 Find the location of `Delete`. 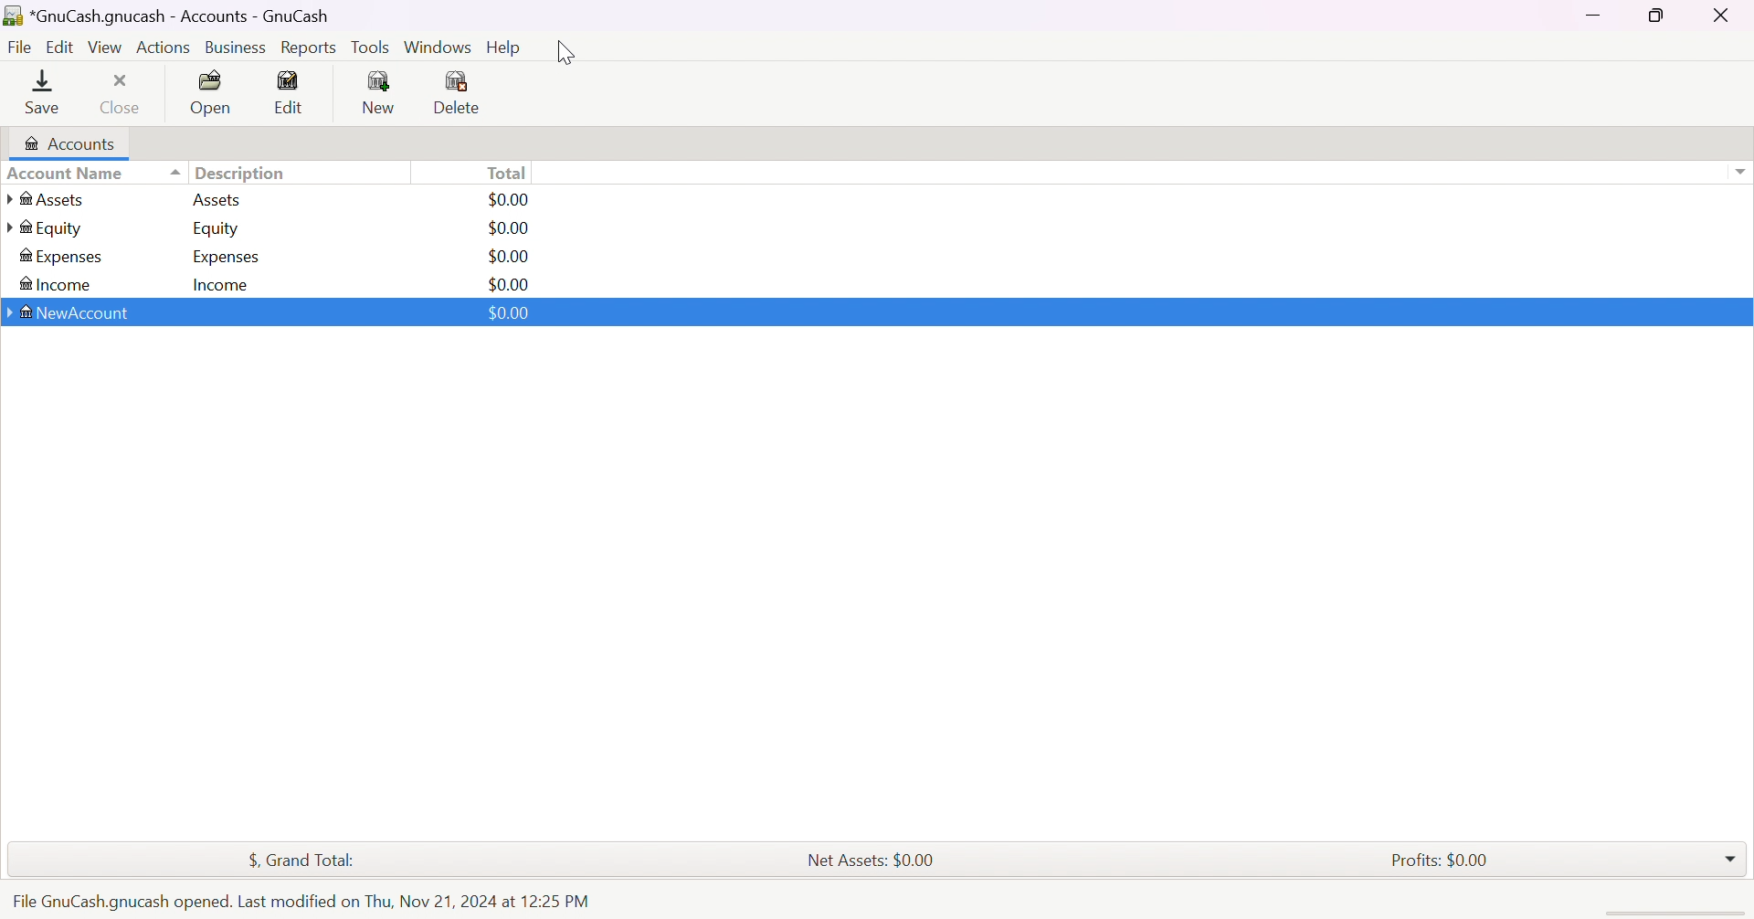

Delete is located at coordinates (459, 94).